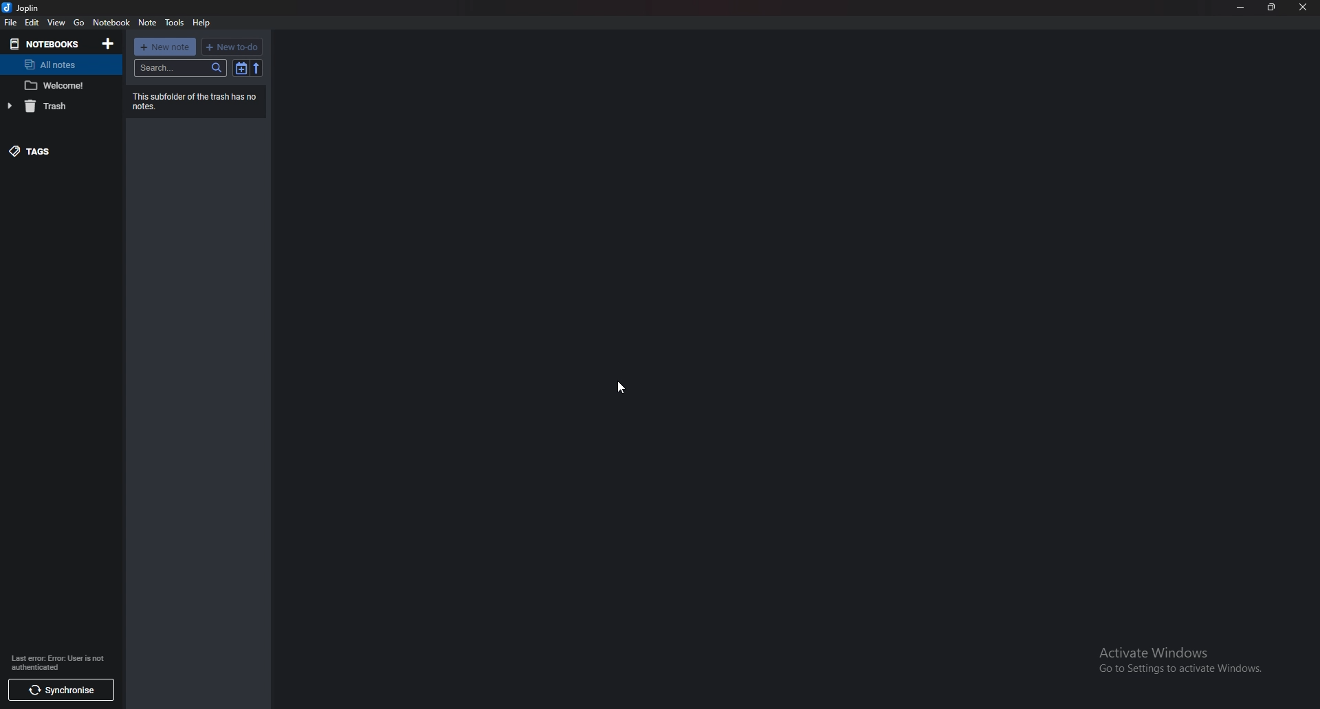 The height and width of the screenshot is (709, 1320). Describe the element at coordinates (78, 23) in the screenshot. I see `Go` at that location.